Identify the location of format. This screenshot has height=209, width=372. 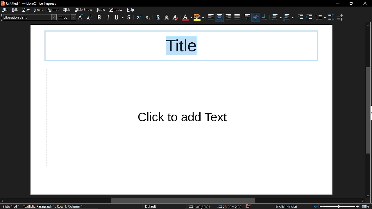
(54, 10).